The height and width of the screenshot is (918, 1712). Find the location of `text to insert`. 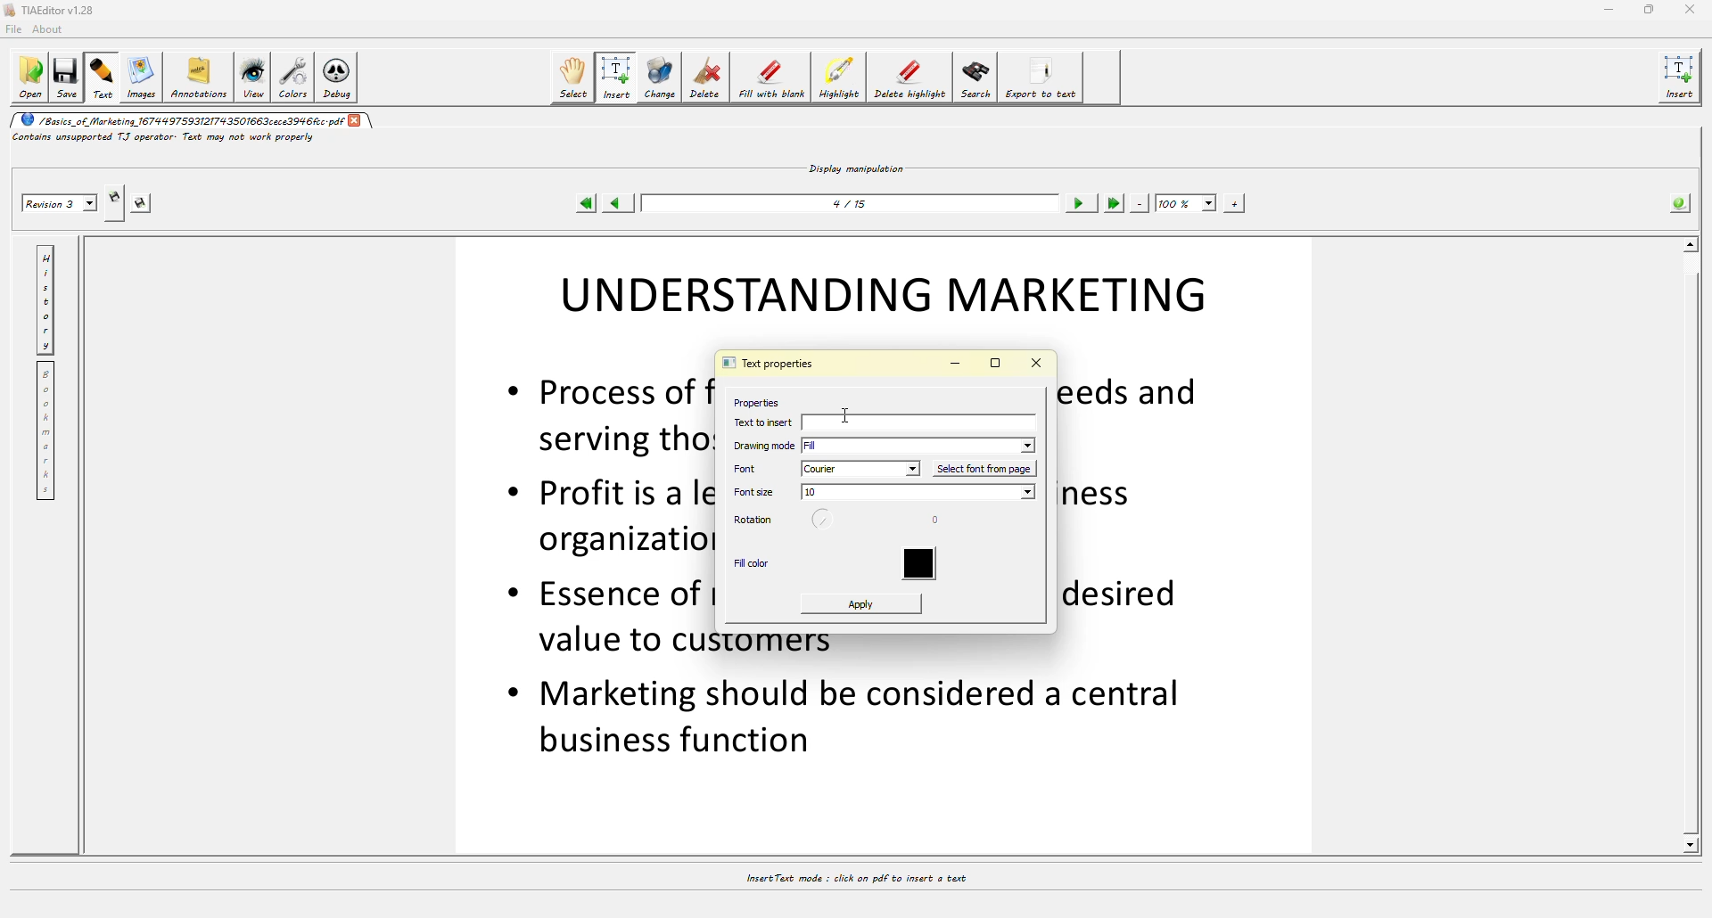

text to insert is located at coordinates (765, 422).